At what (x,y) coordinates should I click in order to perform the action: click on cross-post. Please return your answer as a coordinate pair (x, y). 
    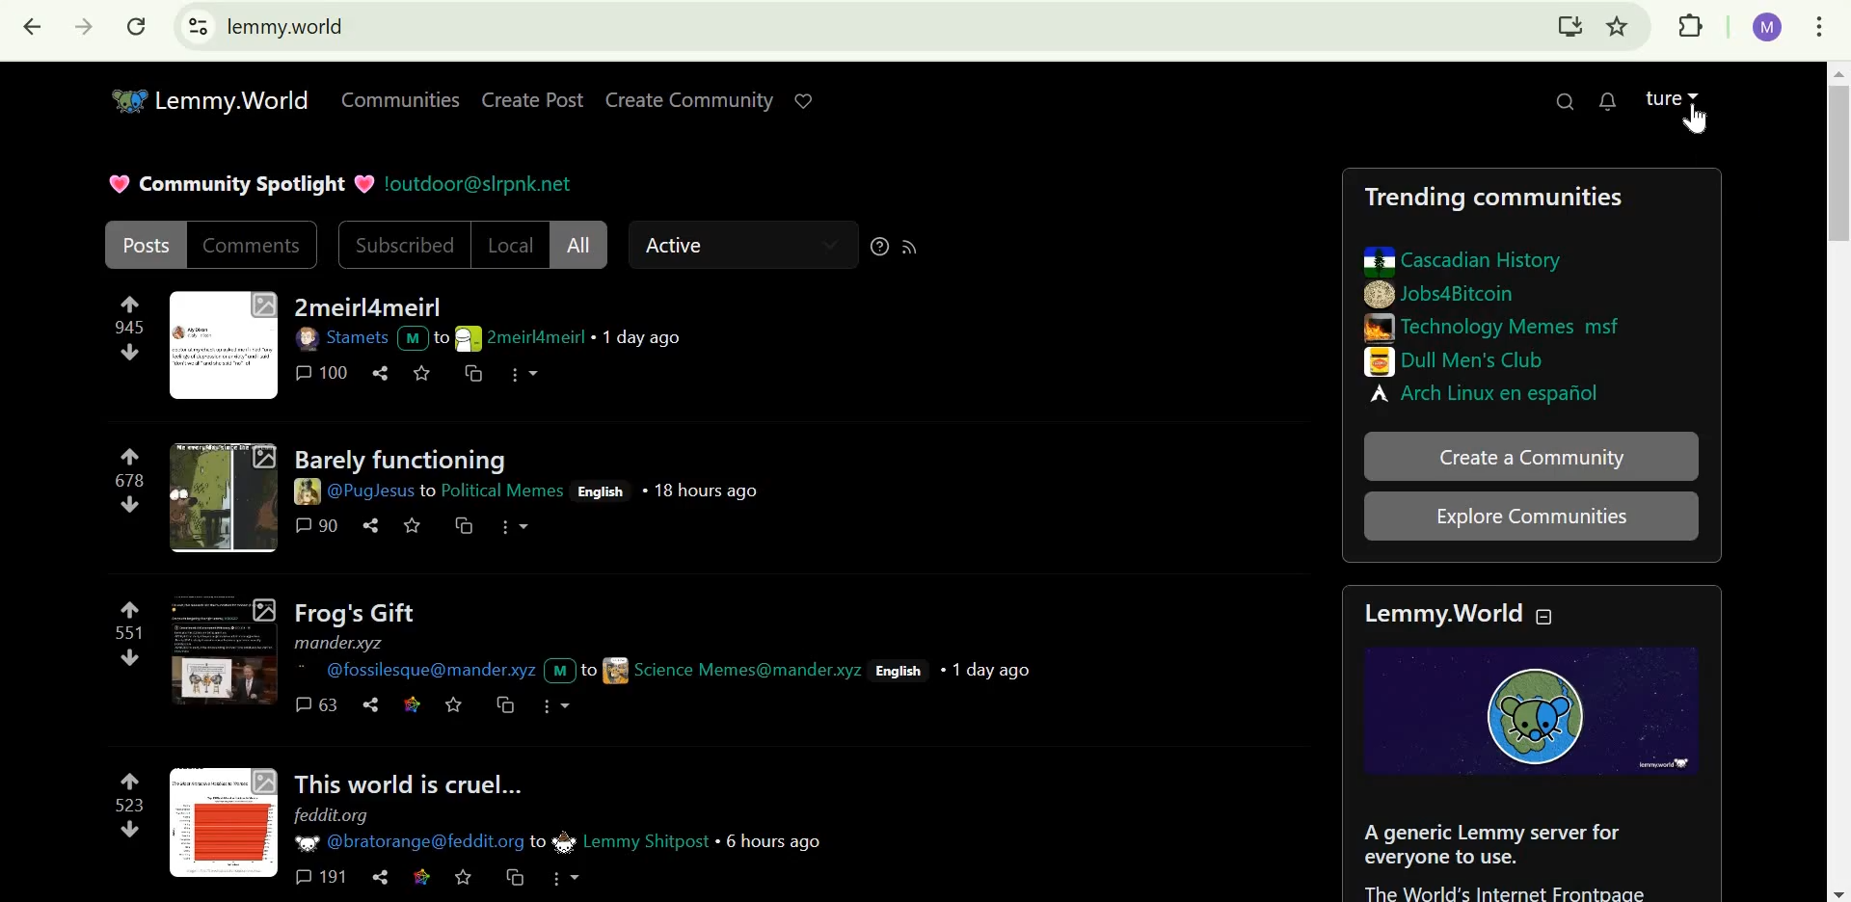
    Looking at the image, I should click on (464, 528).